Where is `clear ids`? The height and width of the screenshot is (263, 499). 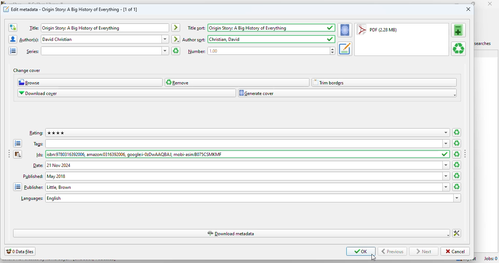
clear ids is located at coordinates (456, 154).